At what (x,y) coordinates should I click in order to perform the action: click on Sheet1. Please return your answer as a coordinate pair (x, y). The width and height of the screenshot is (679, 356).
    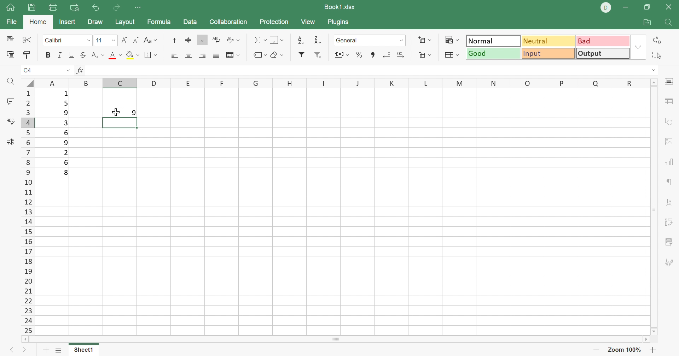
    Looking at the image, I should click on (84, 351).